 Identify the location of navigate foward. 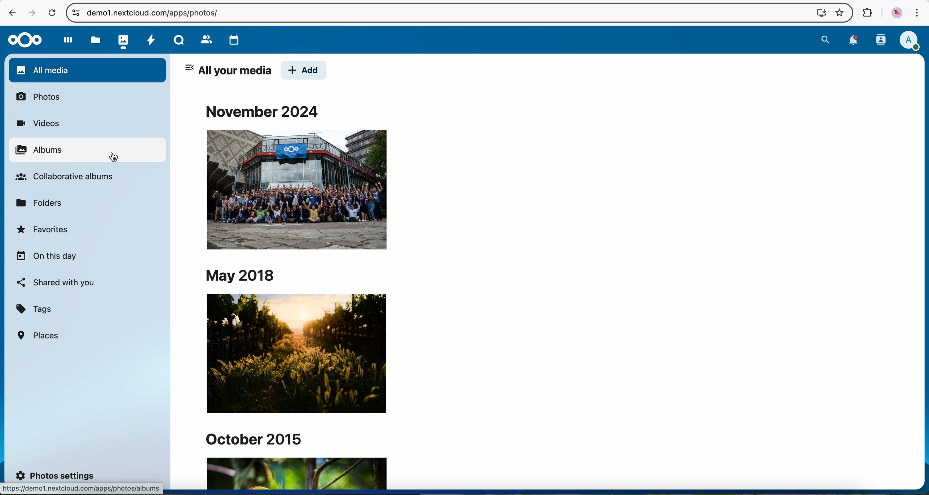
(30, 13).